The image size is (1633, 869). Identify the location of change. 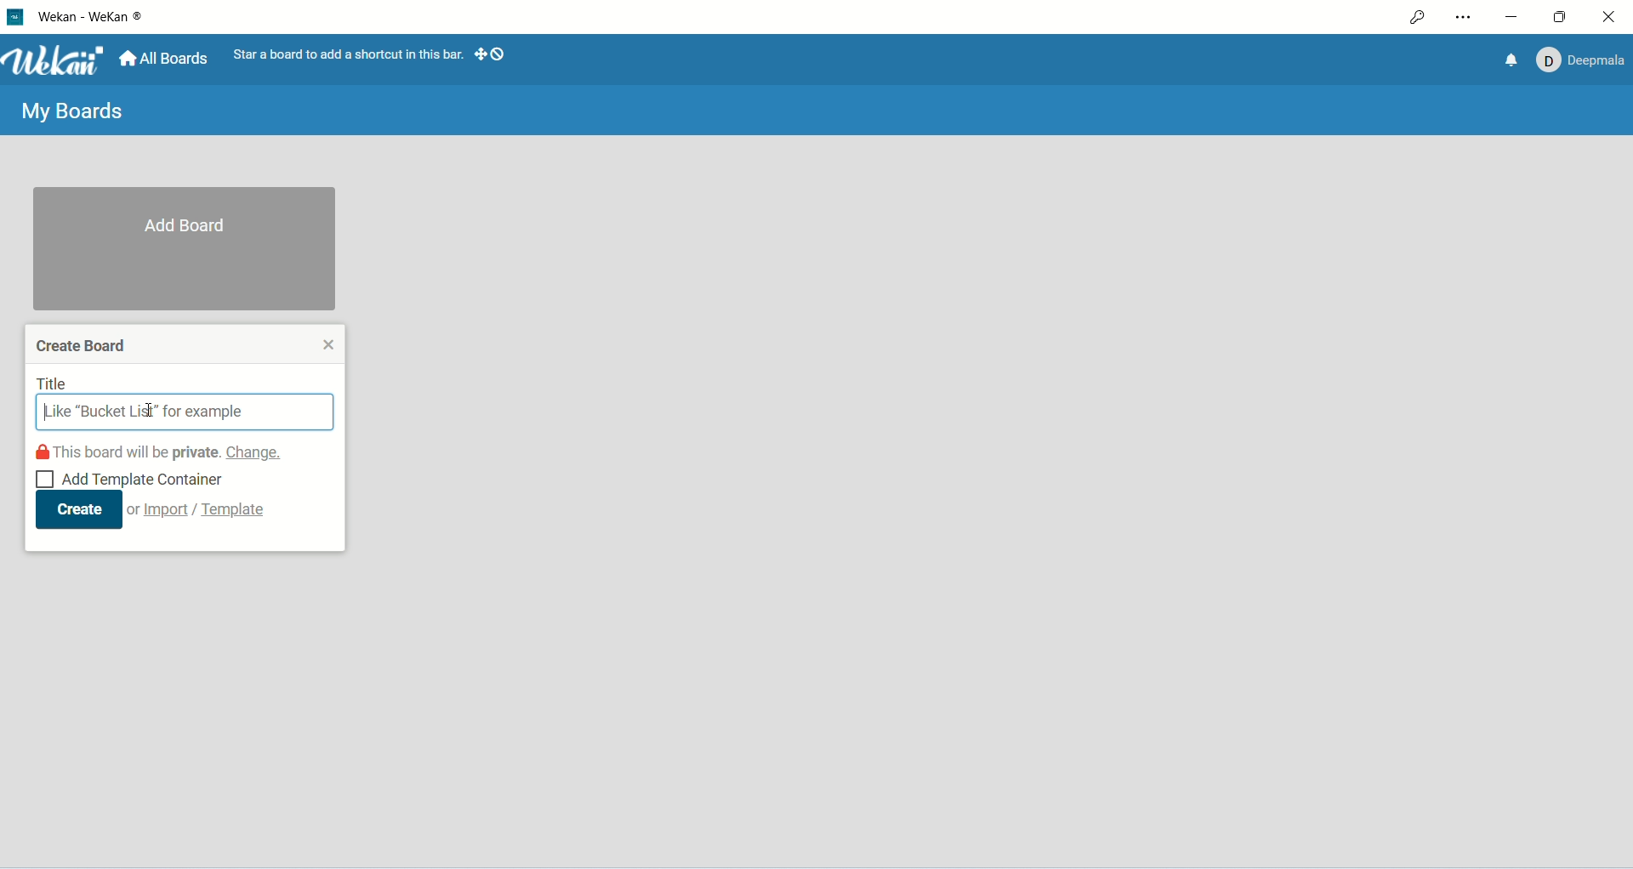
(251, 452).